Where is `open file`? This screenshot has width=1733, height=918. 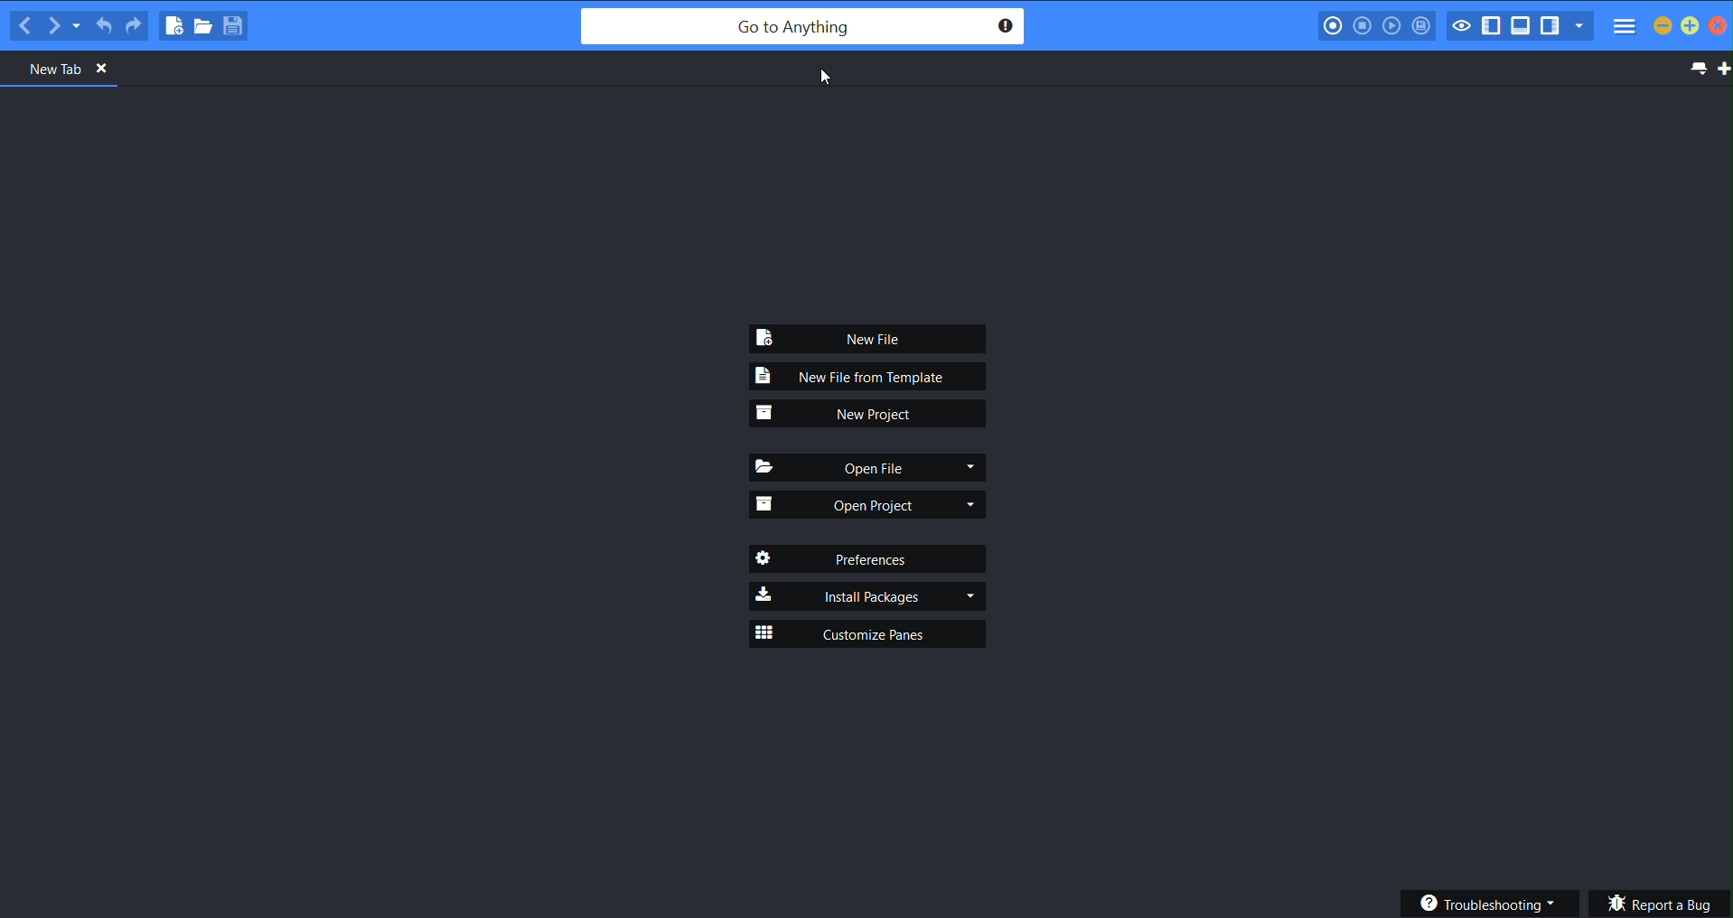
open file is located at coordinates (871, 470).